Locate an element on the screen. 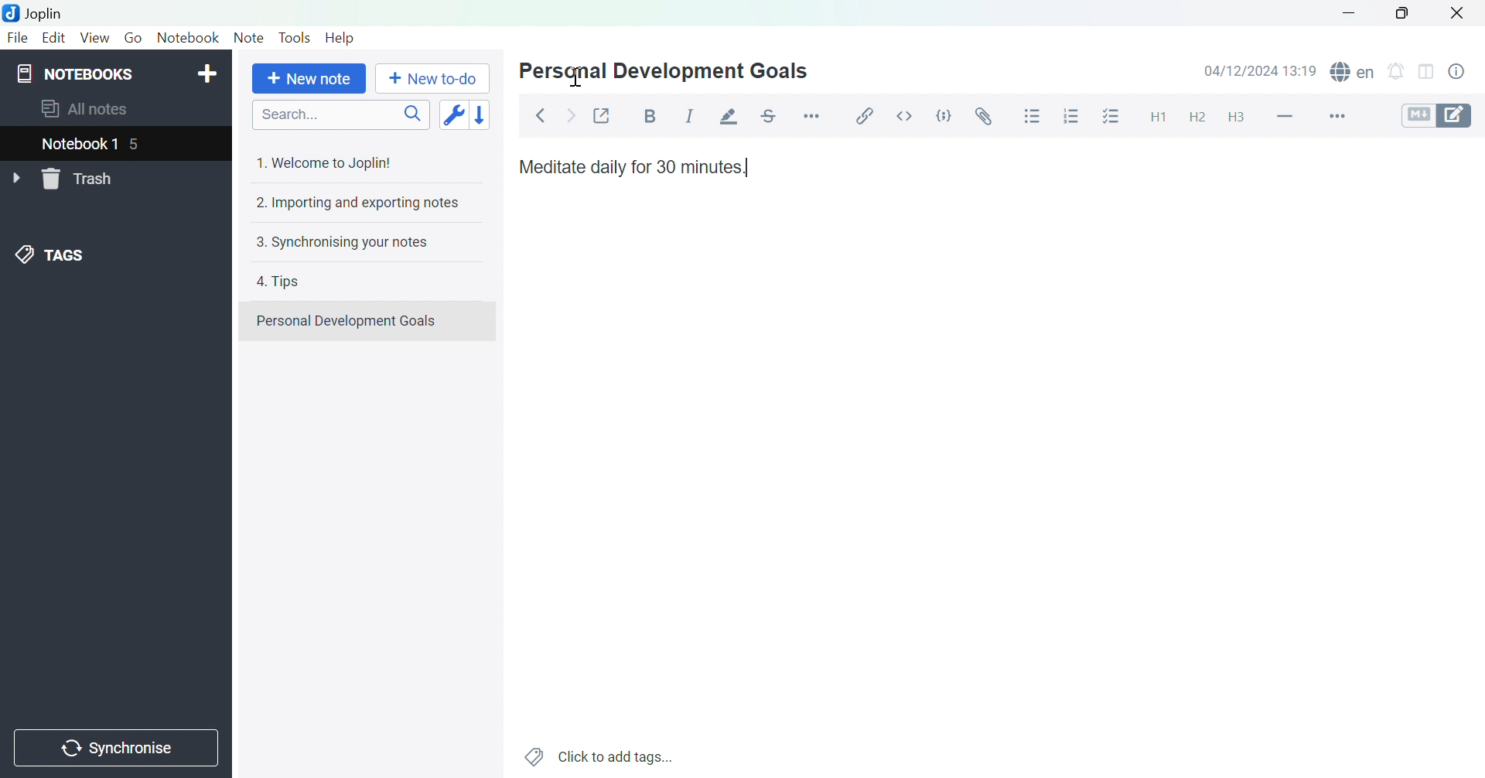 The width and height of the screenshot is (1485, 778). Horizontal is located at coordinates (814, 115).